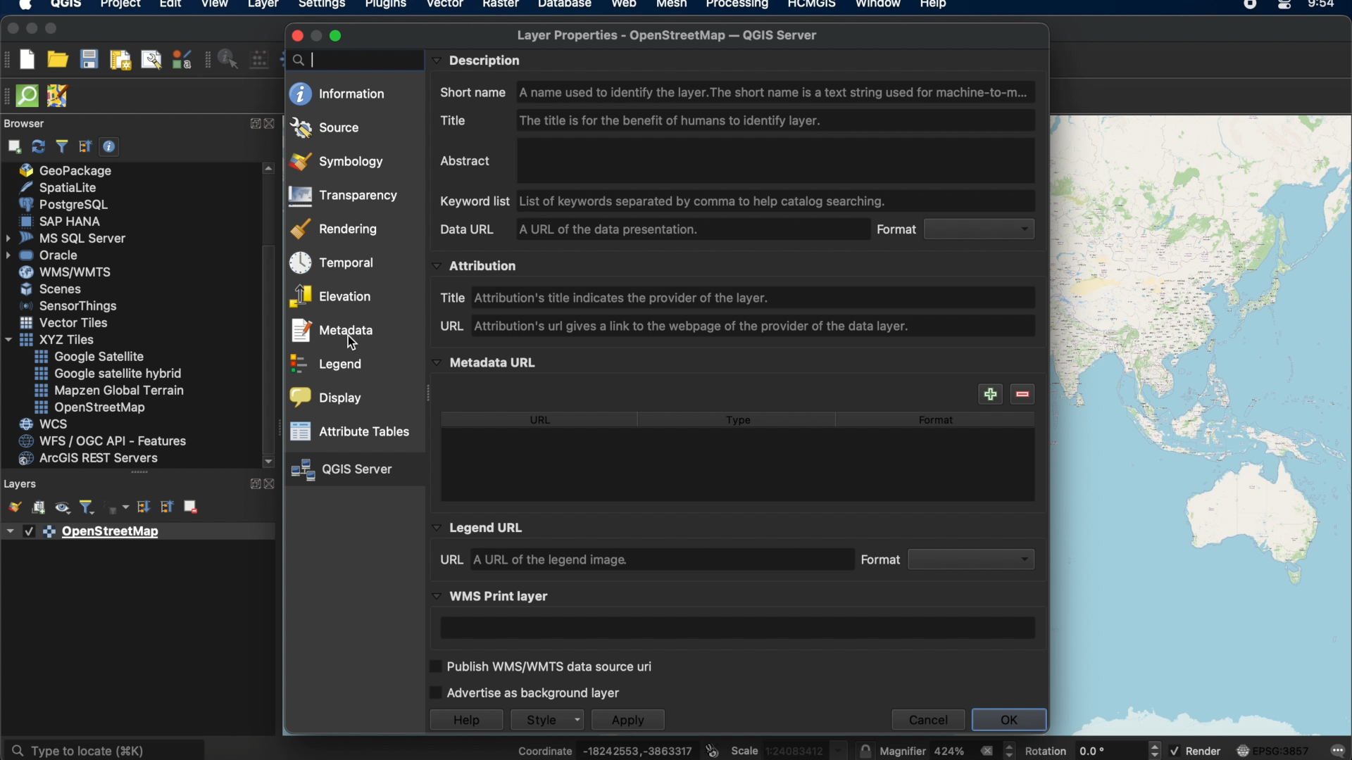  What do you see at coordinates (54, 340) in the screenshot?
I see `xyz tiles` at bounding box center [54, 340].